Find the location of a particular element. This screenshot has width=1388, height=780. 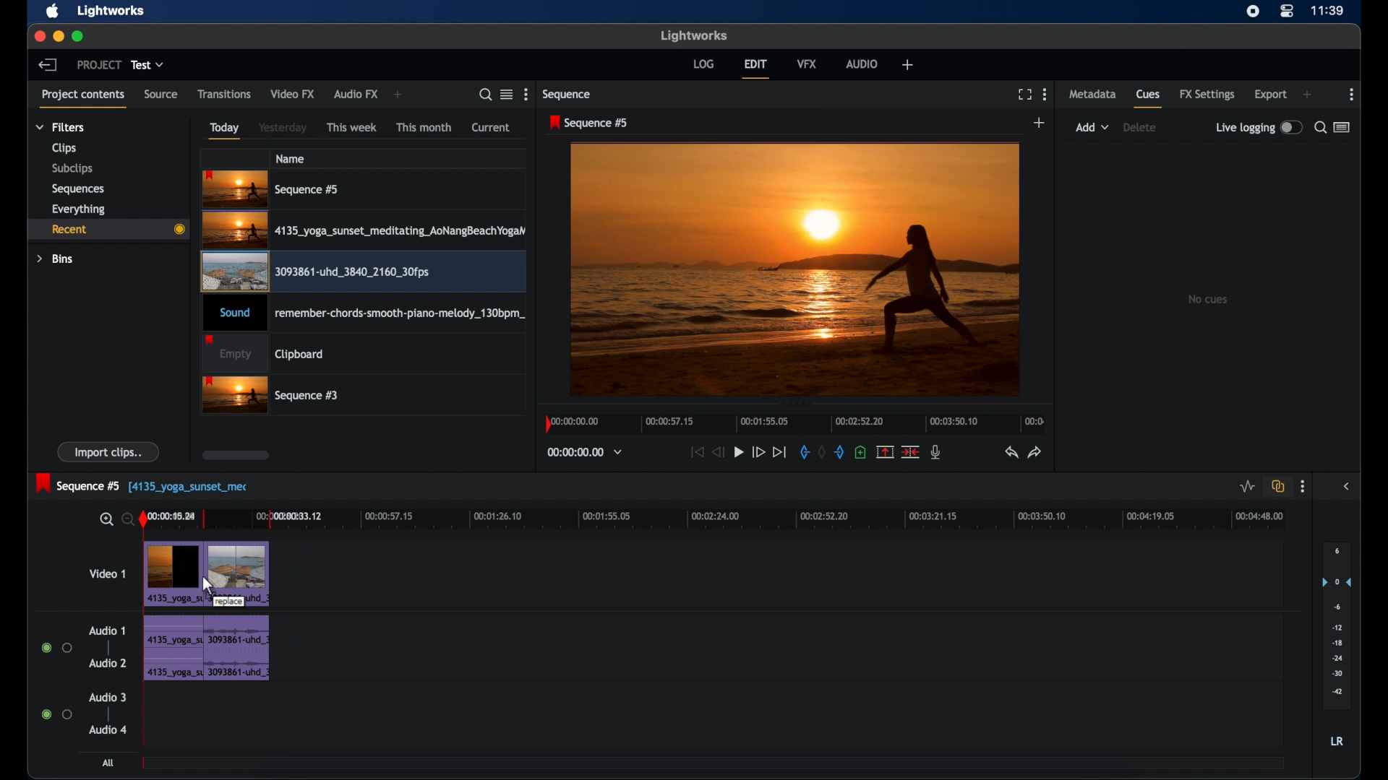

all is located at coordinates (108, 763).